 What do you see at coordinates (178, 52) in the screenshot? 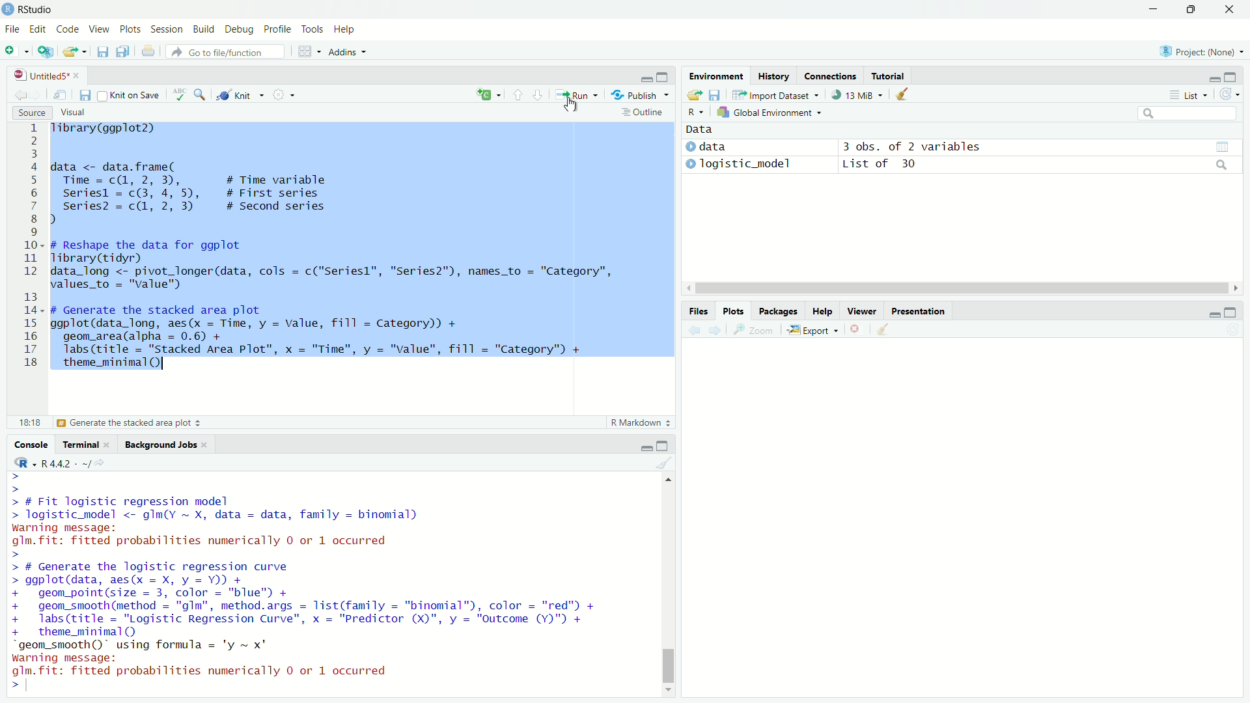
I see `redo` at bounding box center [178, 52].